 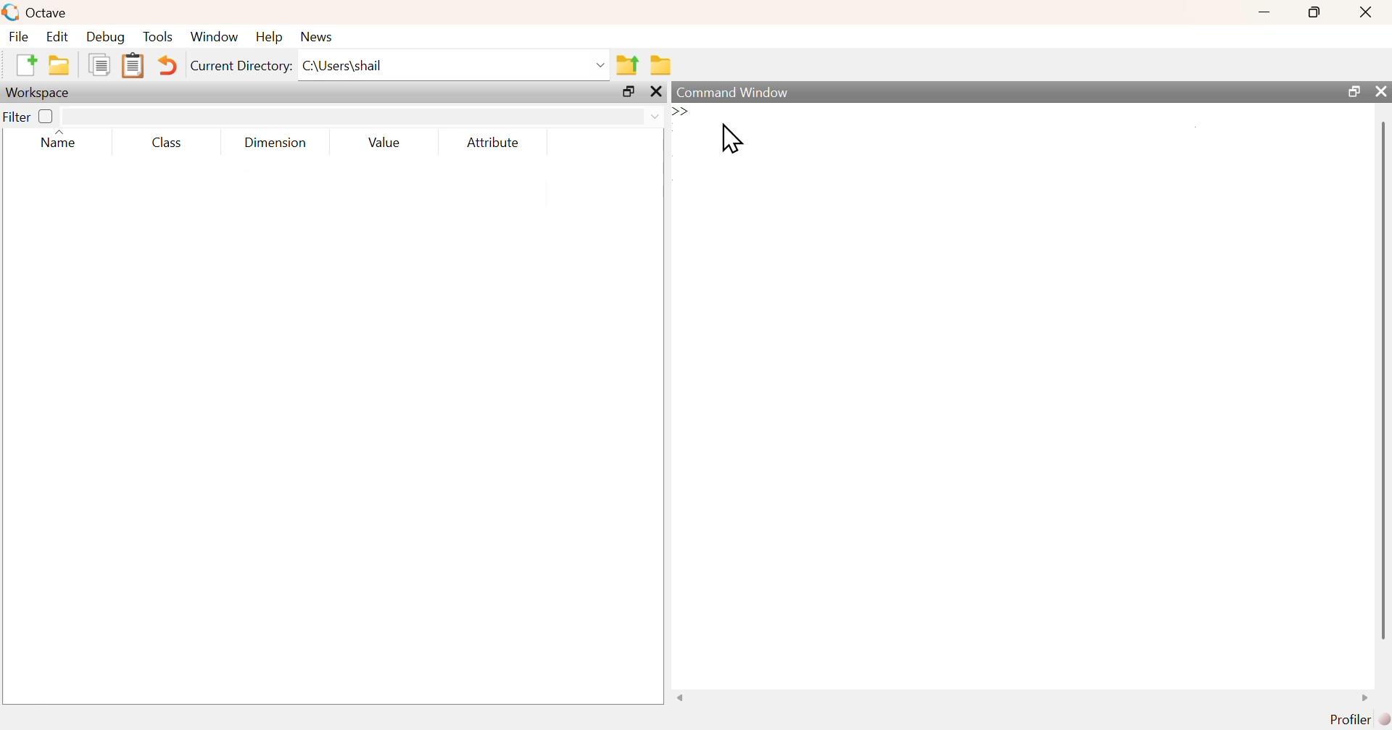 I want to click on close, so click(x=656, y=93).